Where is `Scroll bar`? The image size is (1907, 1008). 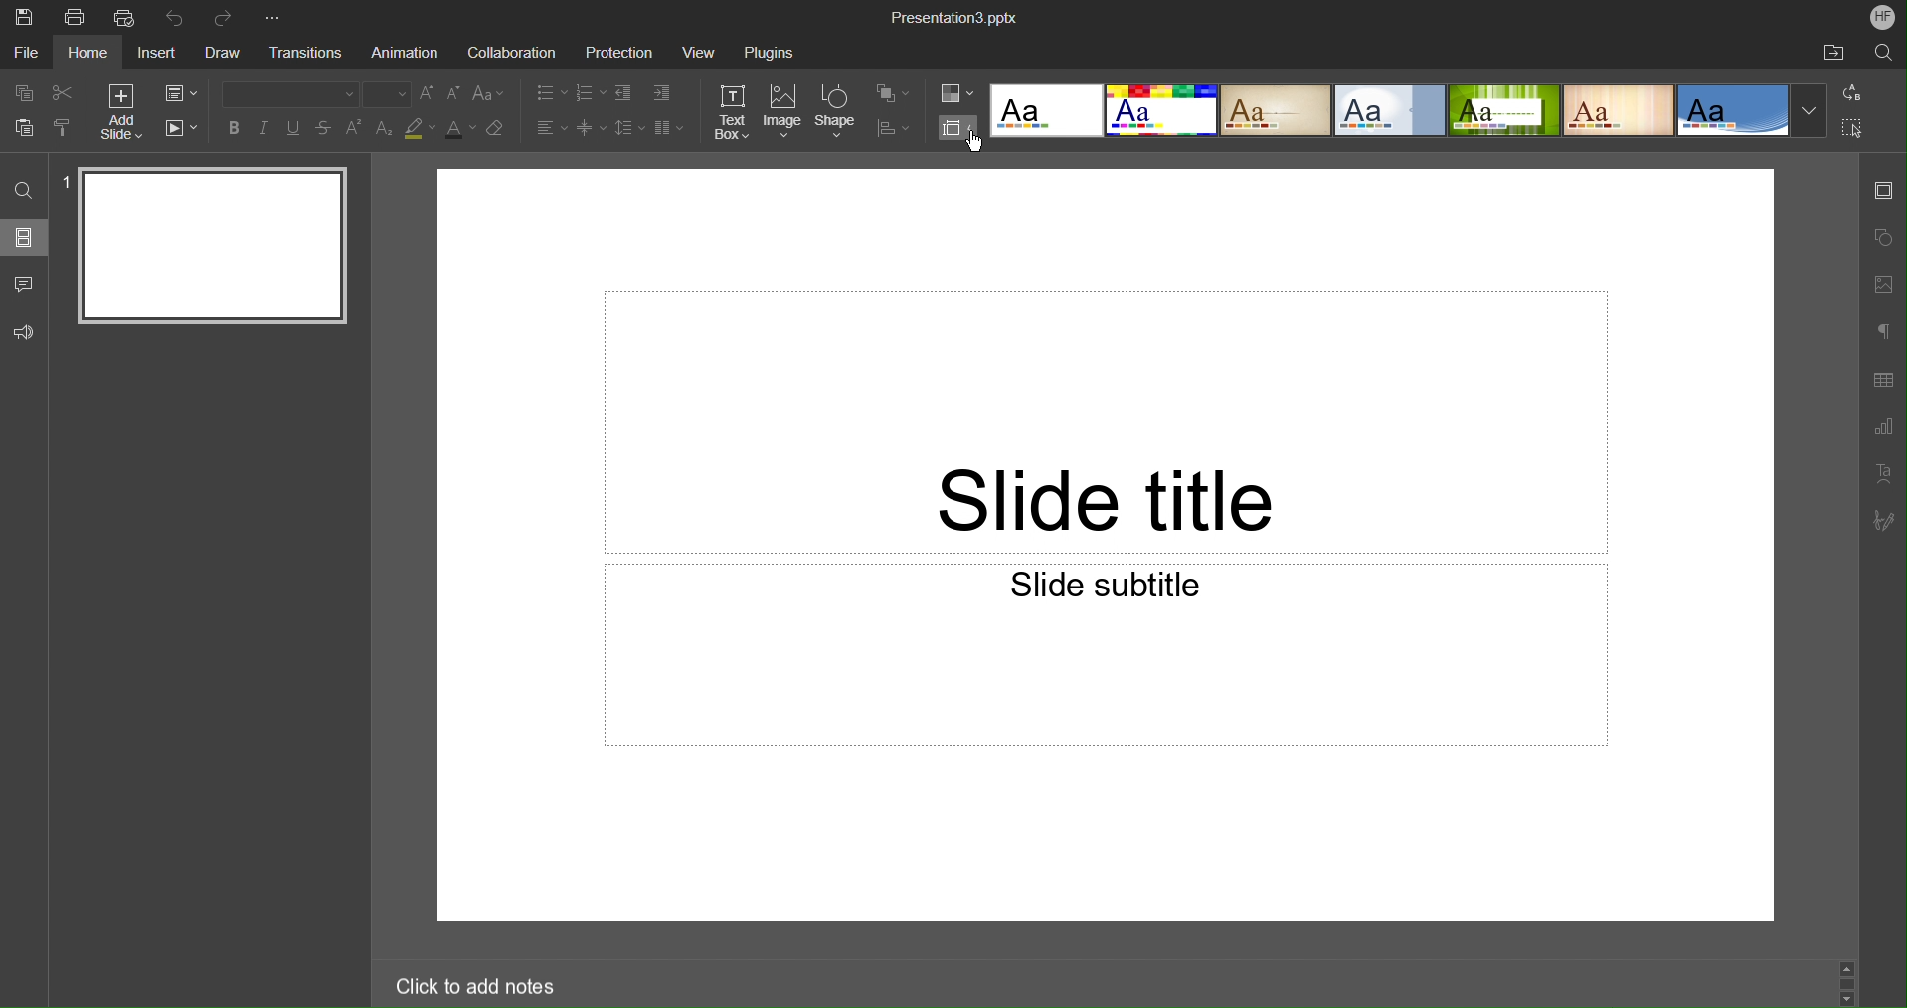 Scroll bar is located at coordinates (1847, 978).